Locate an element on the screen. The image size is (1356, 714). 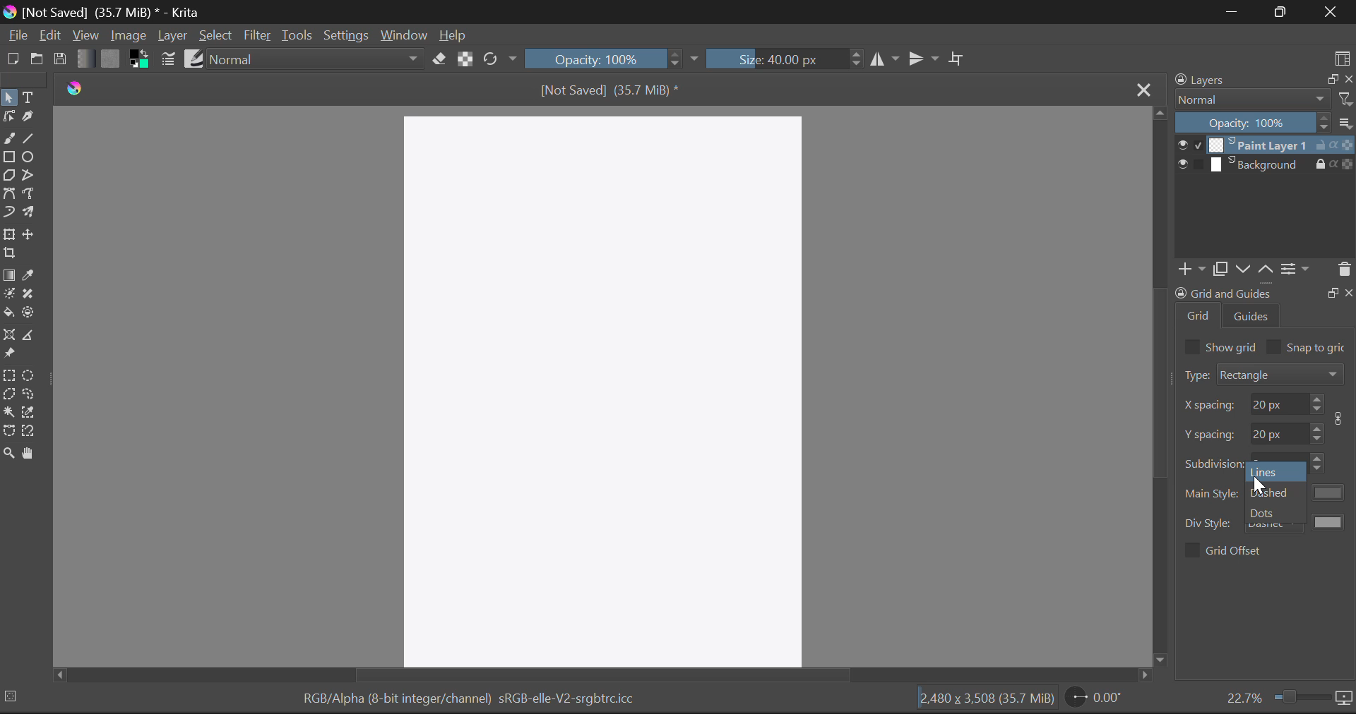
Help is located at coordinates (453, 35).